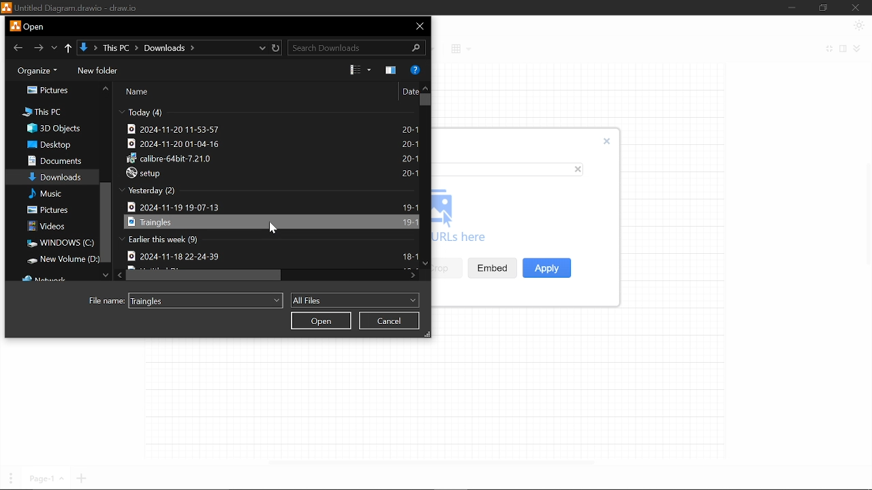  What do you see at coordinates (356, 50) in the screenshot?
I see `search Downloads` at bounding box center [356, 50].